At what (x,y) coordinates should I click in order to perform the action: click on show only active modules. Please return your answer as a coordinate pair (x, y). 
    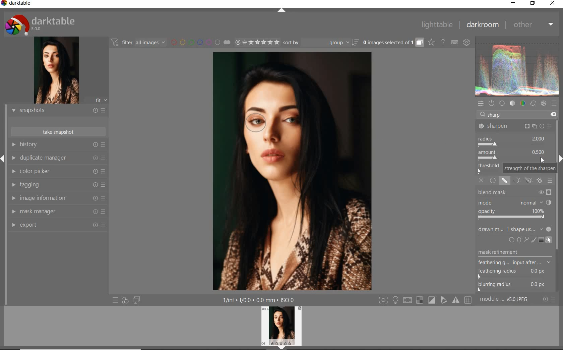
    Looking at the image, I should click on (492, 103).